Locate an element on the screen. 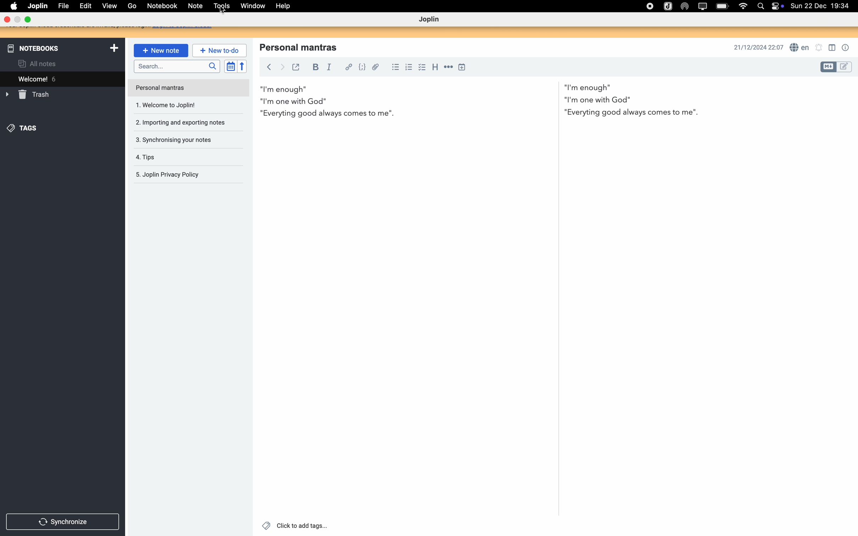 This screenshot has width=858, height=536. toggle editor layout is located at coordinates (833, 48).